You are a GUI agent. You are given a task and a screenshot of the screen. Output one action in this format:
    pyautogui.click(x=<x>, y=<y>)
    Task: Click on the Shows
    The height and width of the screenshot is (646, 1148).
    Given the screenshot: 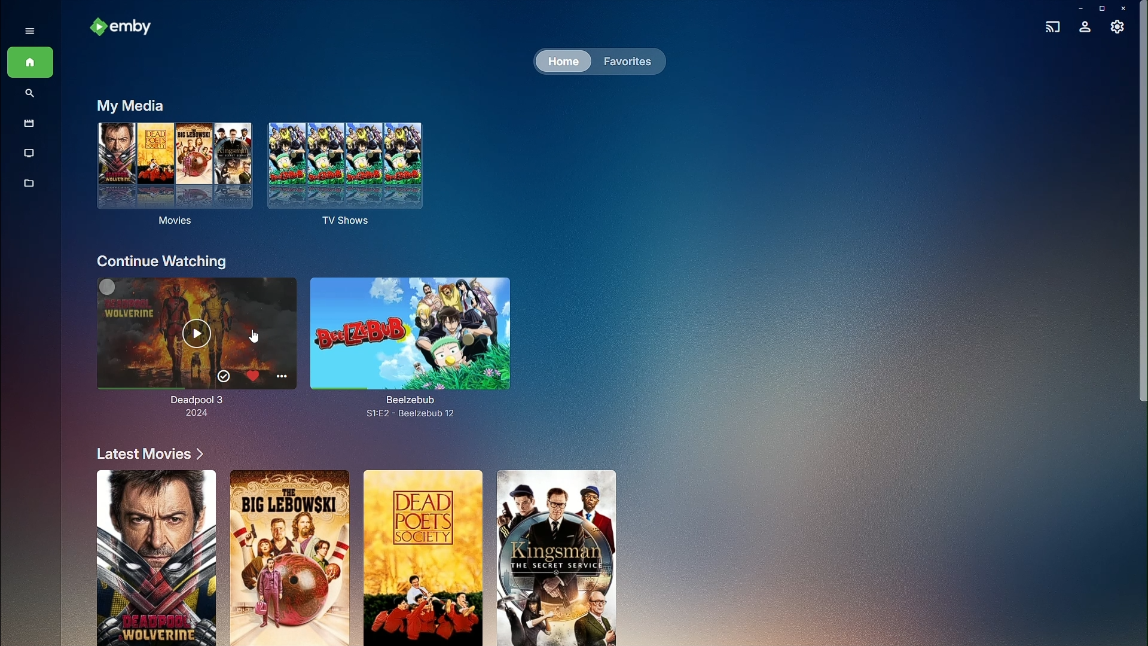 What is the action you would take?
    pyautogui.click(x=27, y=153)
    